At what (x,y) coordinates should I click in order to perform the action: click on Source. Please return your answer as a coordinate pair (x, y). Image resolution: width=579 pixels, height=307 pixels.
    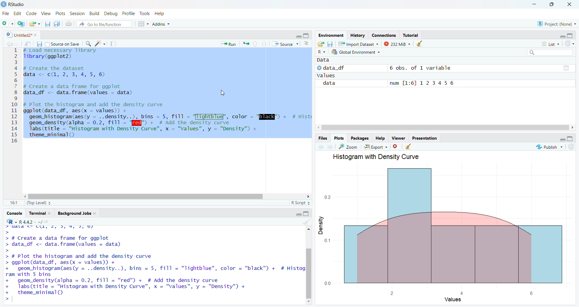
    Looking at the image, I should click on (285, 44).